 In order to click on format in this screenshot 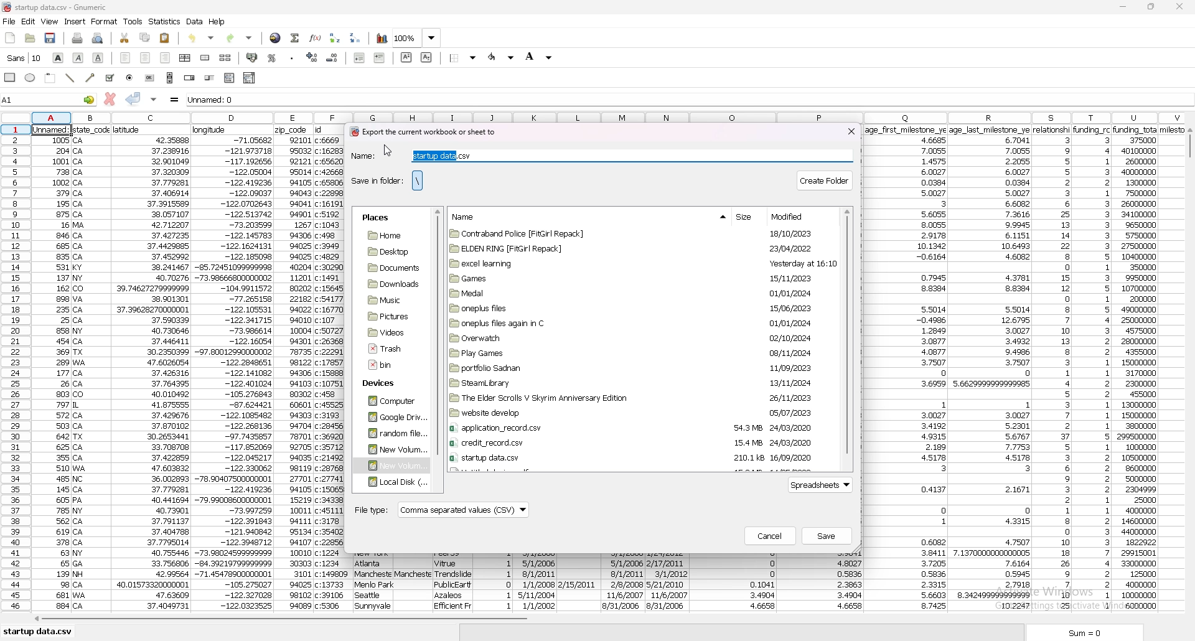, I will do `click(105, 22)`.